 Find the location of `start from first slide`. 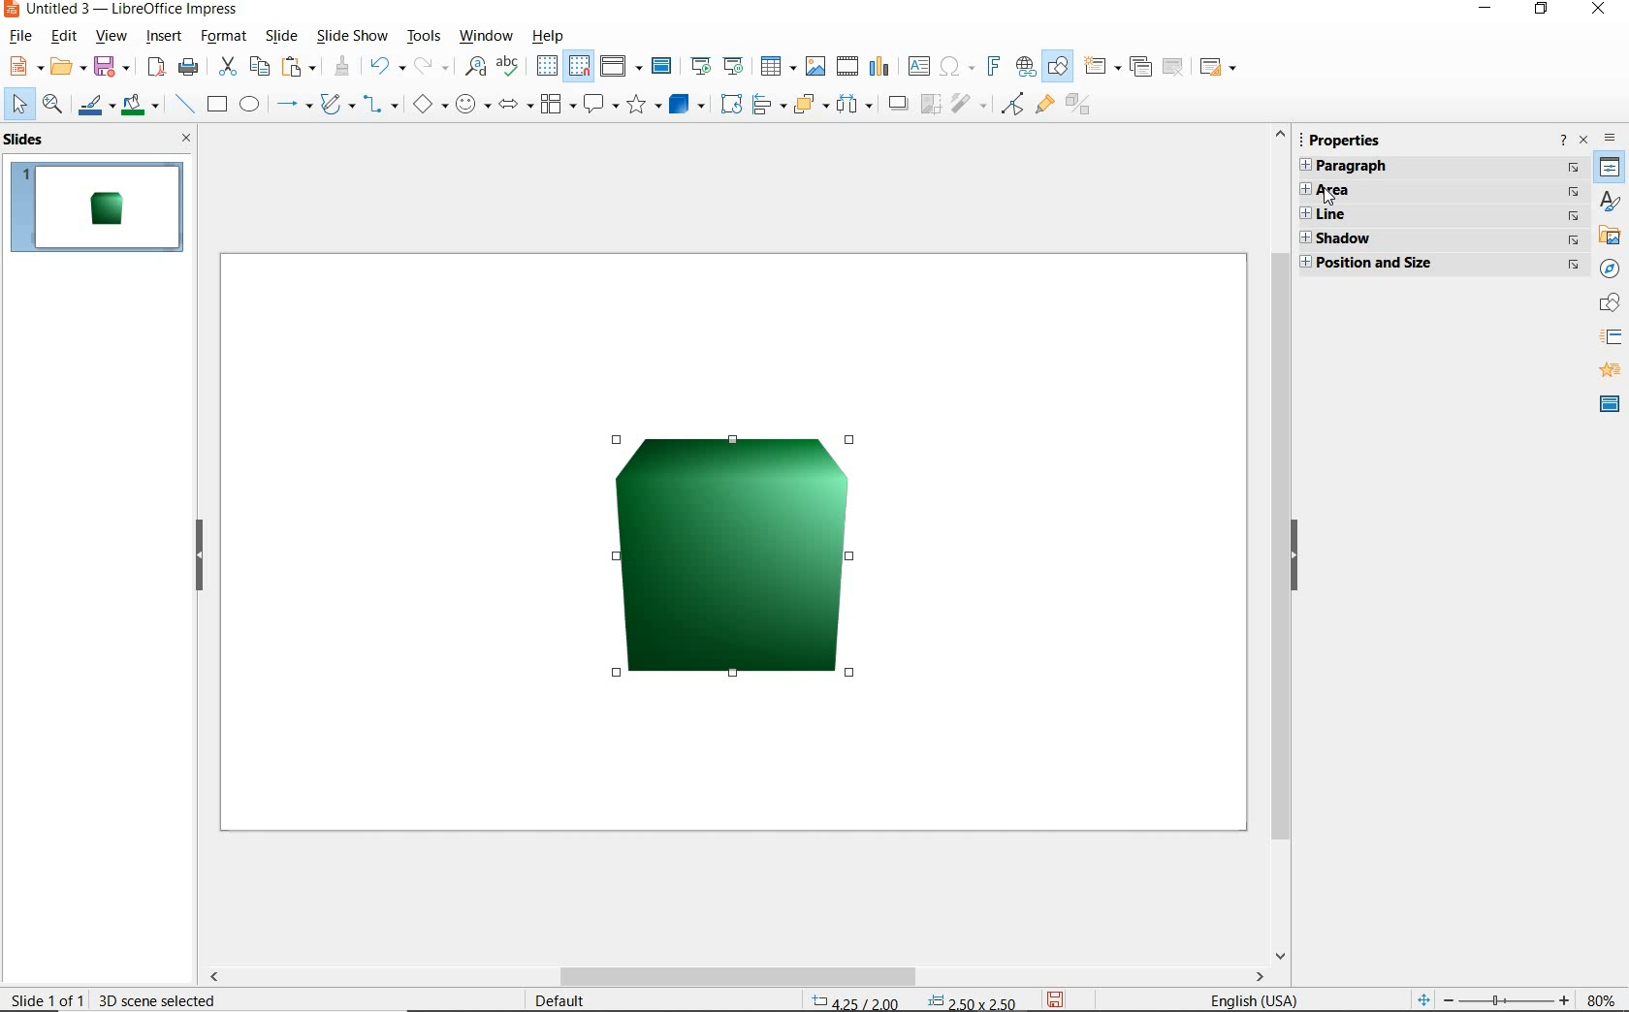

start from first slide is located at coordinates (704, 66).